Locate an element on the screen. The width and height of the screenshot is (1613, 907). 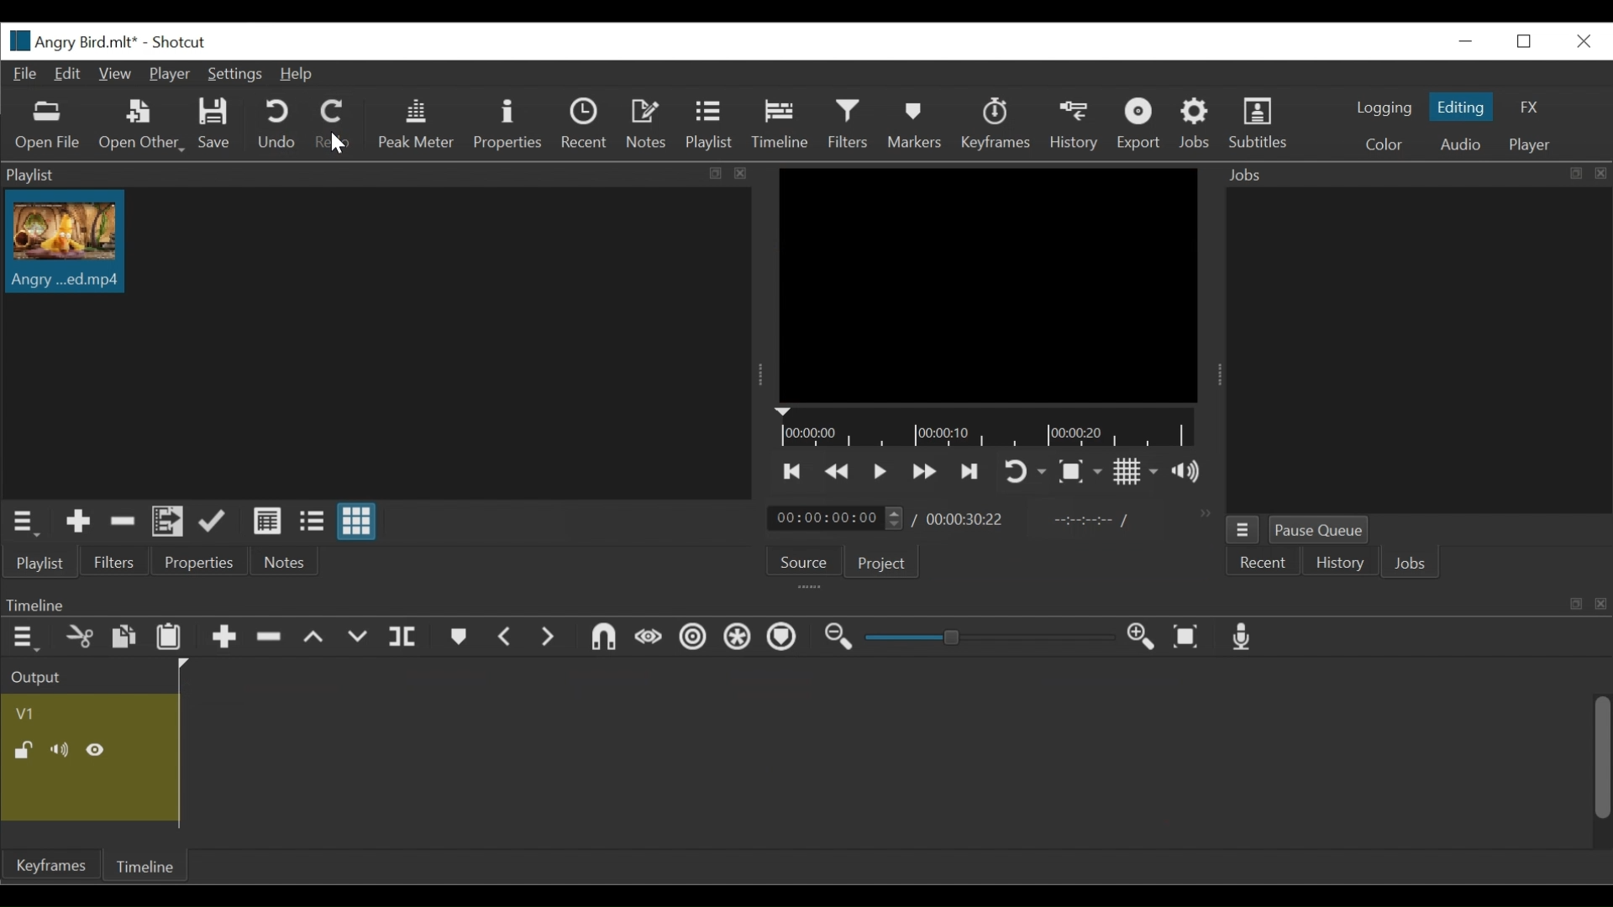
Toggle play or pause (space) is located at coordinates (880, 472).